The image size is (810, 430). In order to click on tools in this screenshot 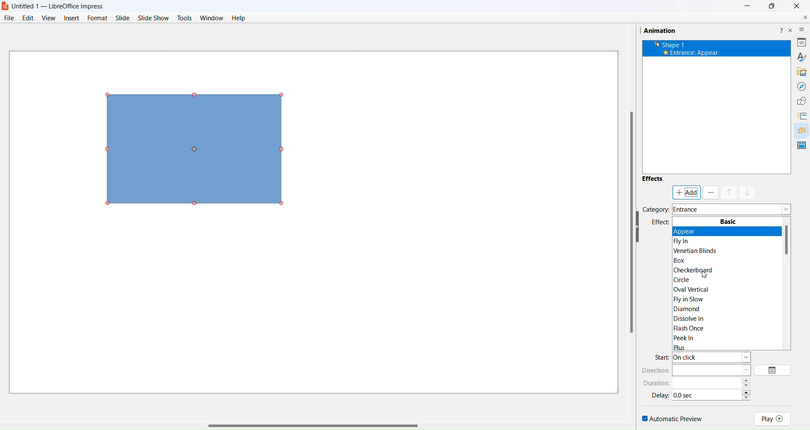, I will do `click(184, 18)`.